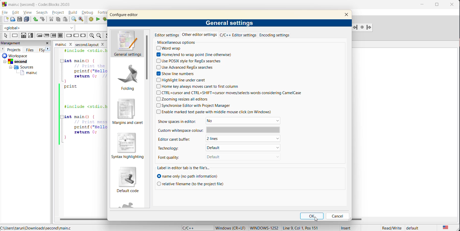 This screenshot has width=460, height=231. I want to click on maximize, so click(439, 5).